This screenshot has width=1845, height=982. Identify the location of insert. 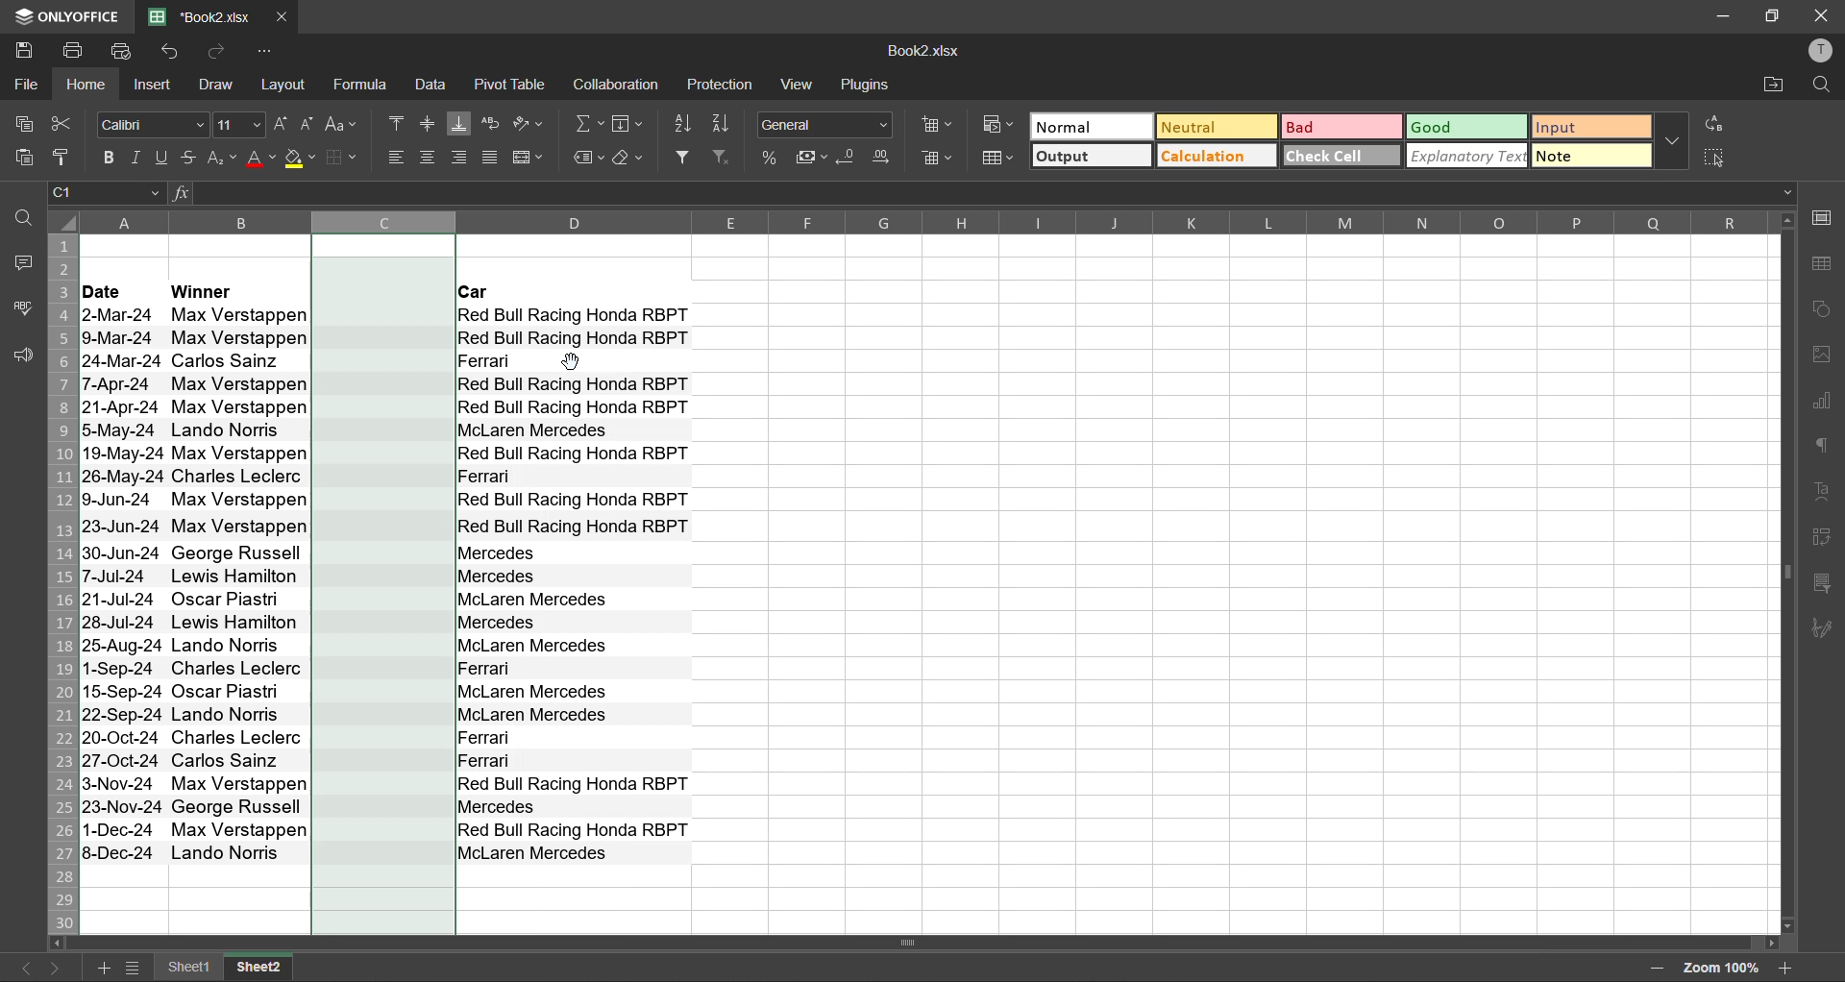
(159, 86).